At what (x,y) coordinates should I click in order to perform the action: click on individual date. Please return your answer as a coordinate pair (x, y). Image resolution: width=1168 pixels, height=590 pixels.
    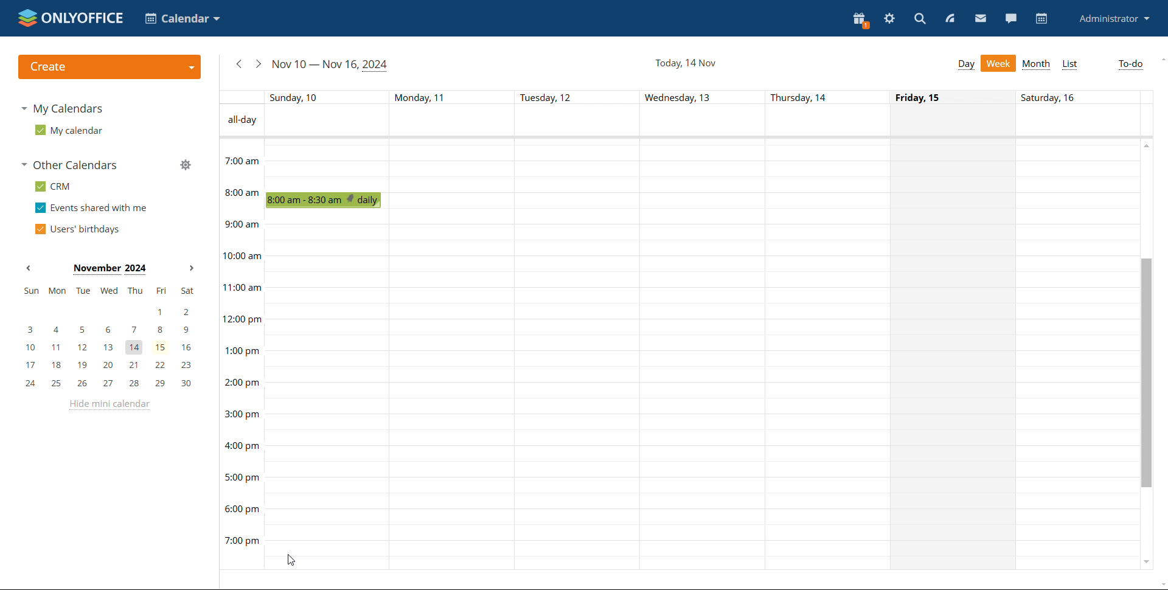
    Looking at the image, I should click on (677, 97).